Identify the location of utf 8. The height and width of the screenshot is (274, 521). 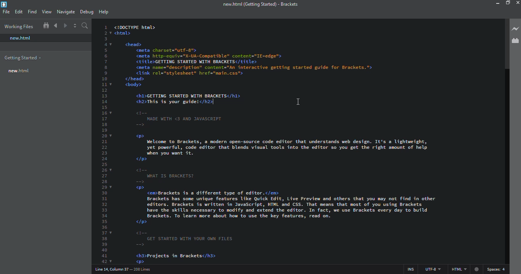
(432, 269).